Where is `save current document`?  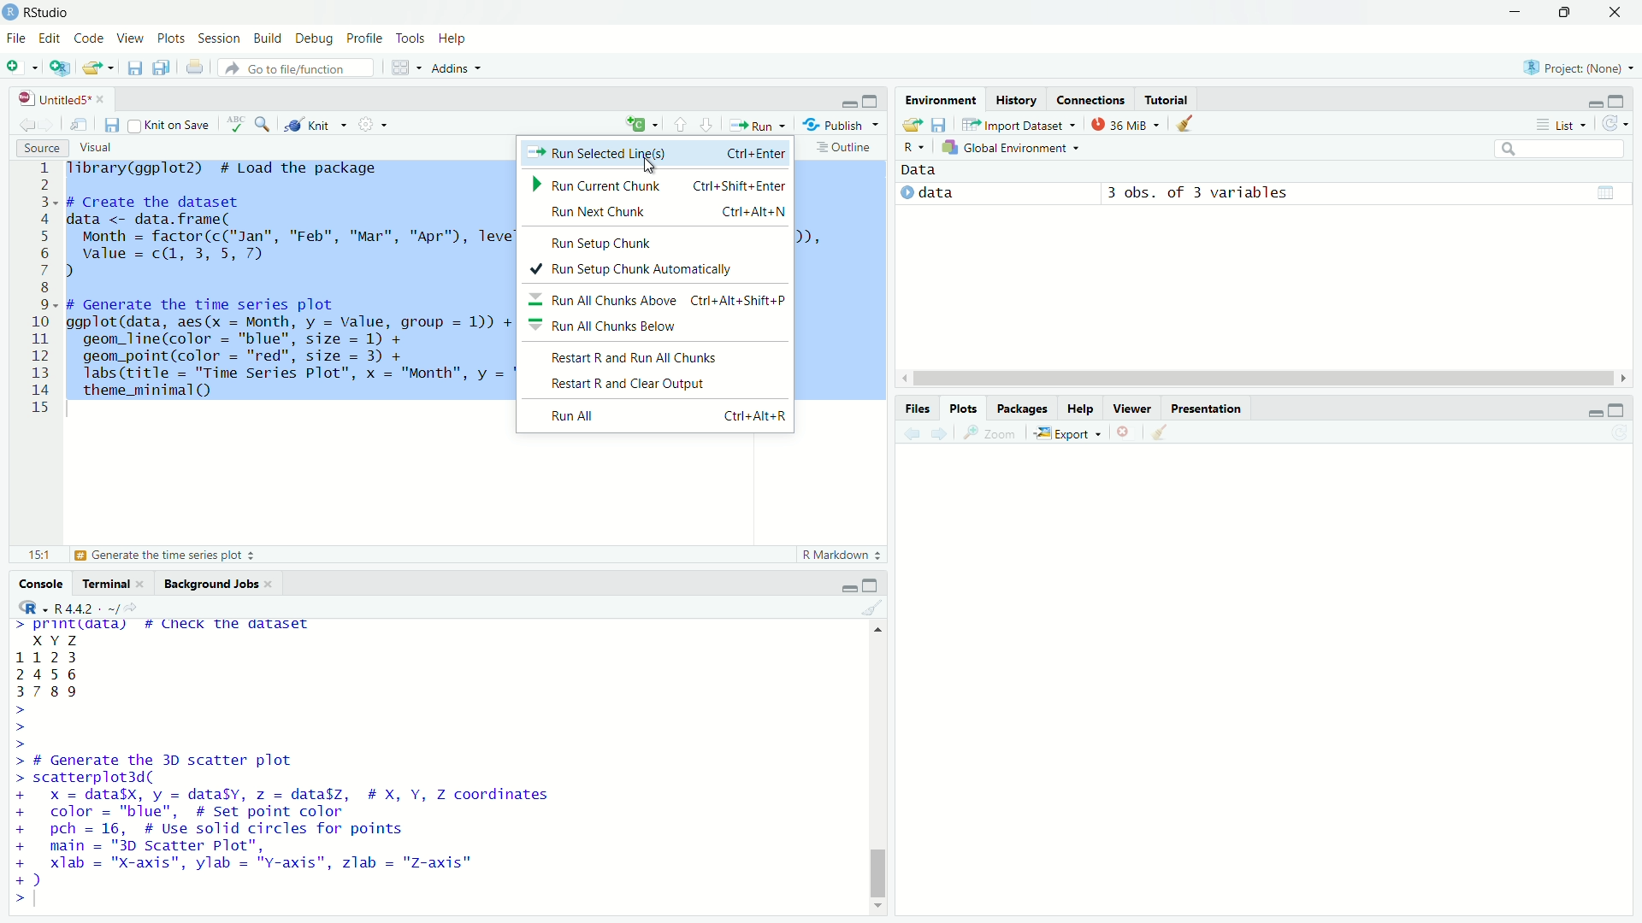 save current document is located at coordinates (135, 68).